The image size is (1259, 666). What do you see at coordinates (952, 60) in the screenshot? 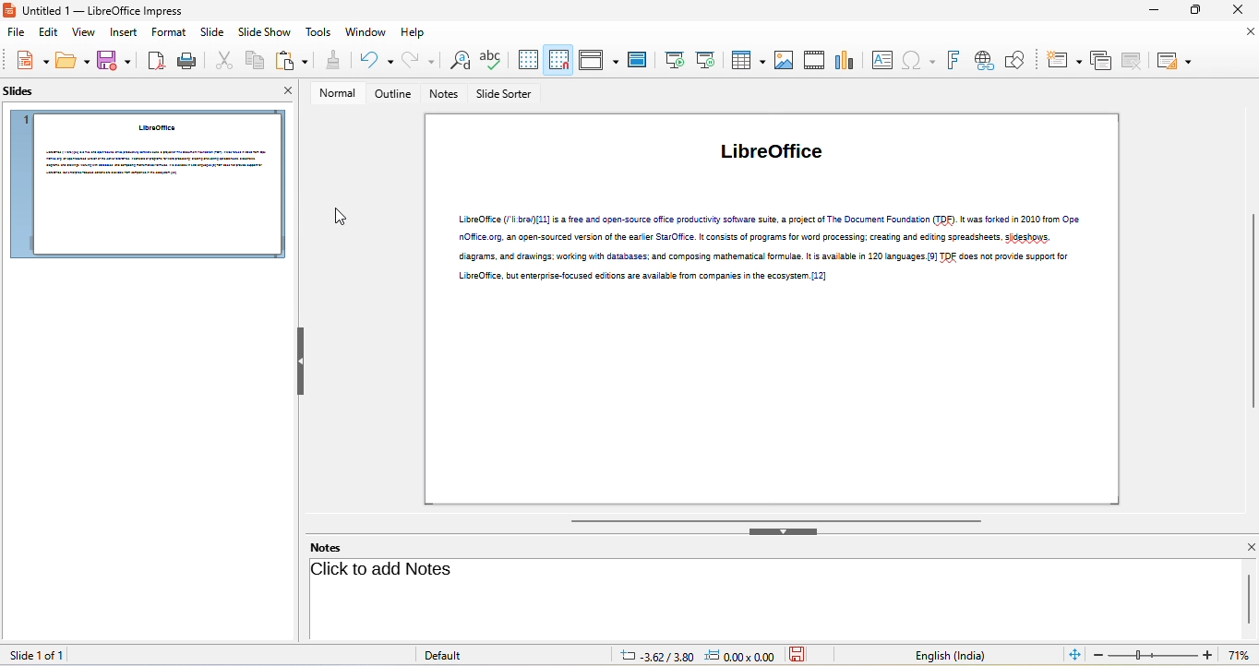
I see `font work text` at bounding box center [952, 60].